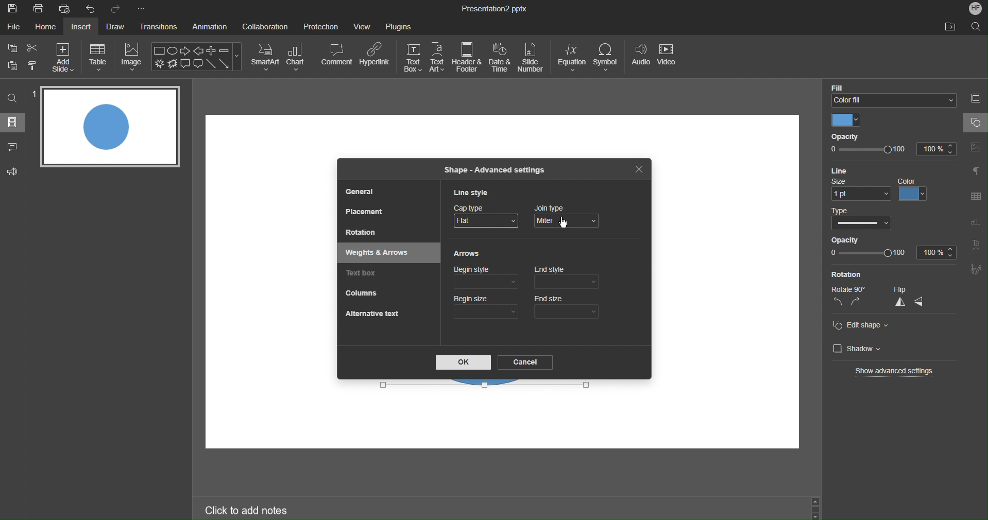 The width and height of the screenshot is (988, 520). I want to click on Audio, so click(640, 59).